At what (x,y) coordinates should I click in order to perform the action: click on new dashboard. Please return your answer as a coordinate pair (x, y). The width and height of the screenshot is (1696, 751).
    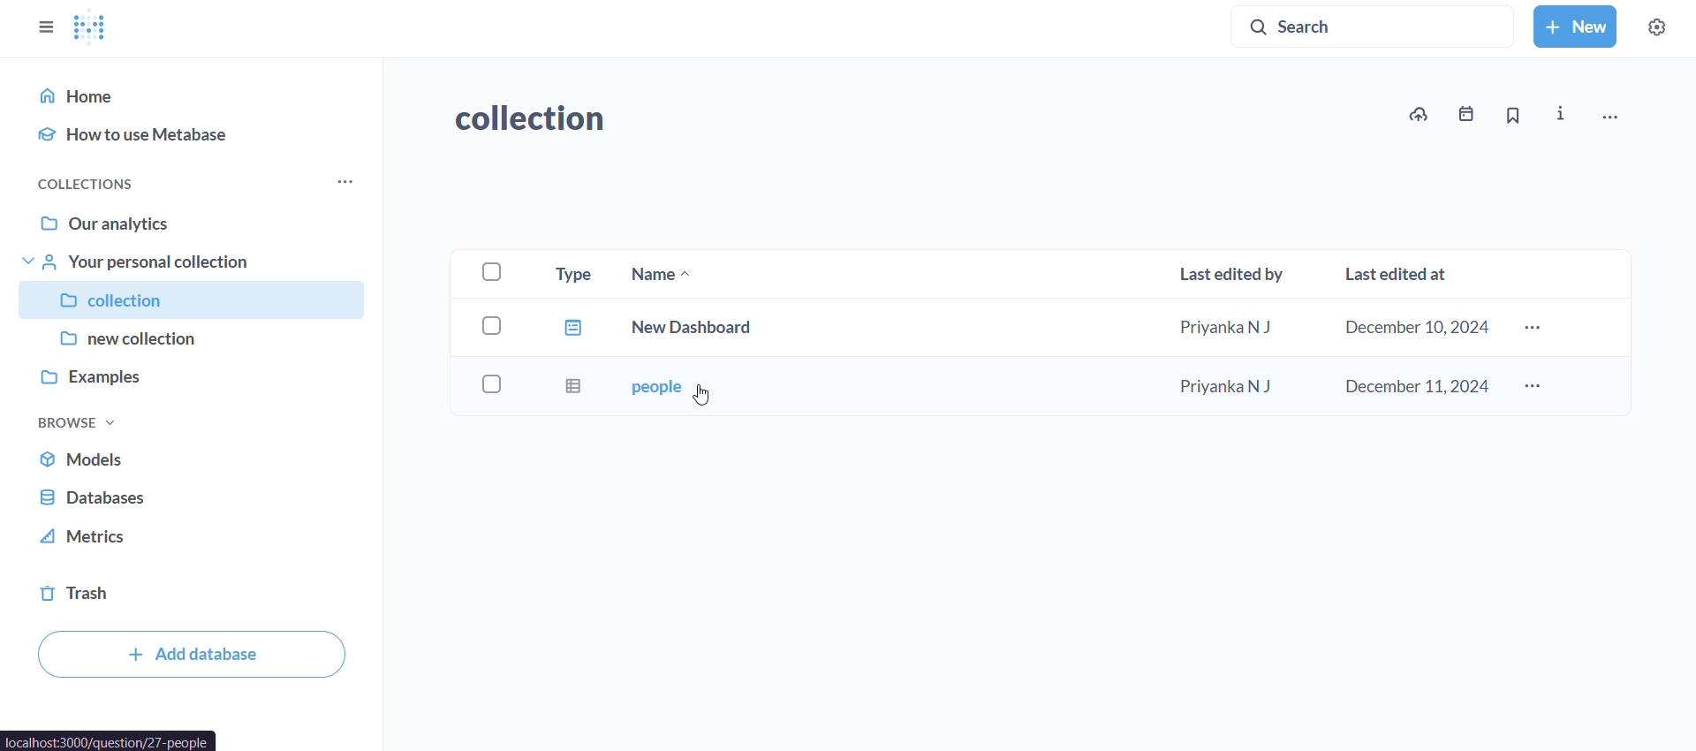
    Looking at the image, I should click on (700, 327).